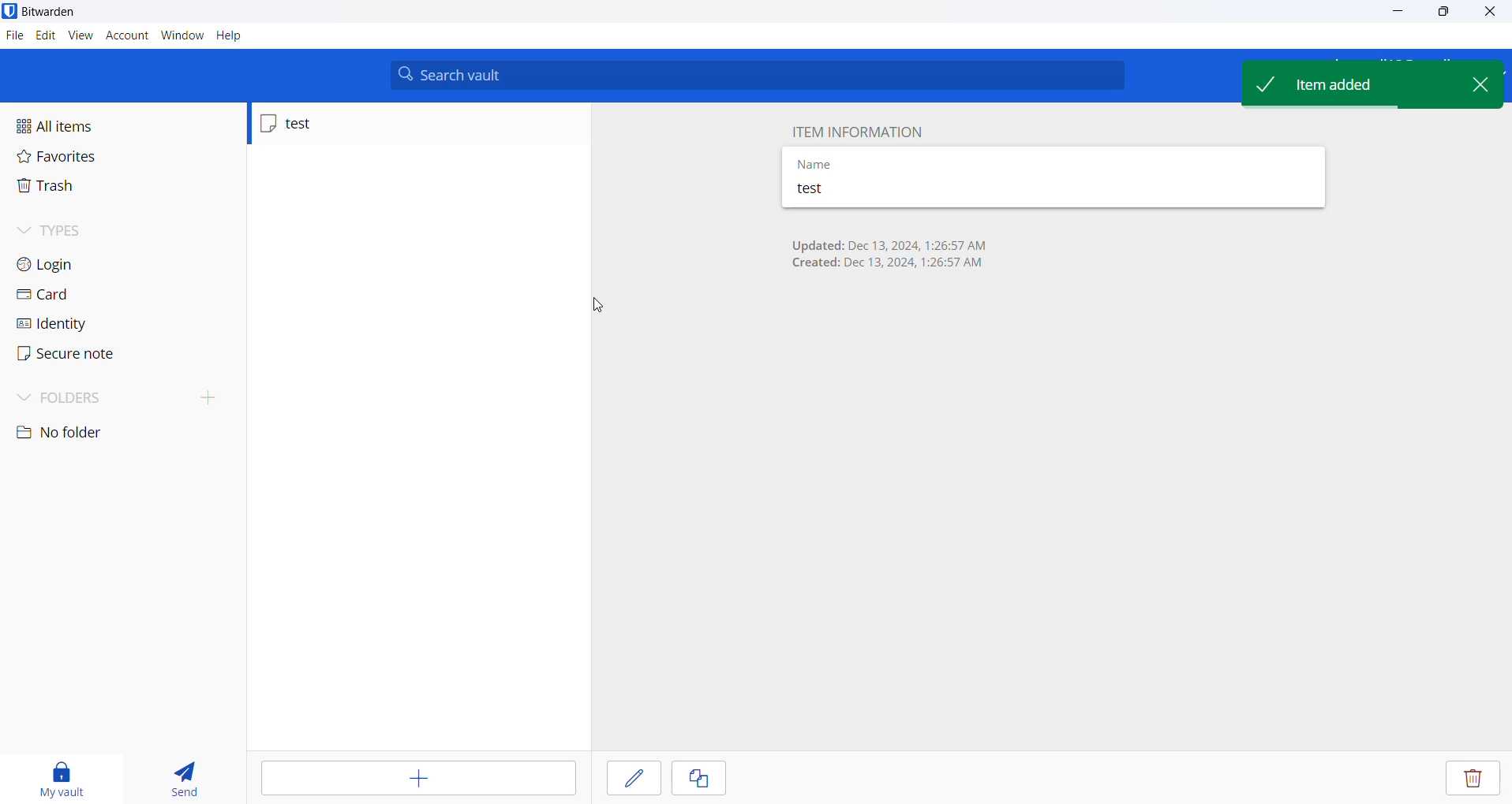 The height and width of the screenshot is (804, 1512). What do you see at coordinates (589, 308) in the screenshot?
I see `cursor` at bounding box center [589, 308].